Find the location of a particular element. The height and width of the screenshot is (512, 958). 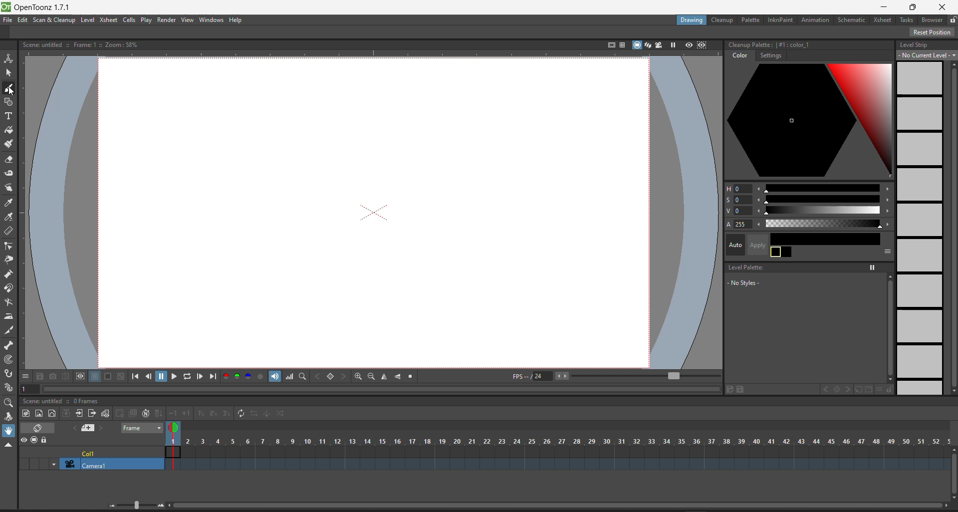

selection tool is located at coordinates (9, 72).